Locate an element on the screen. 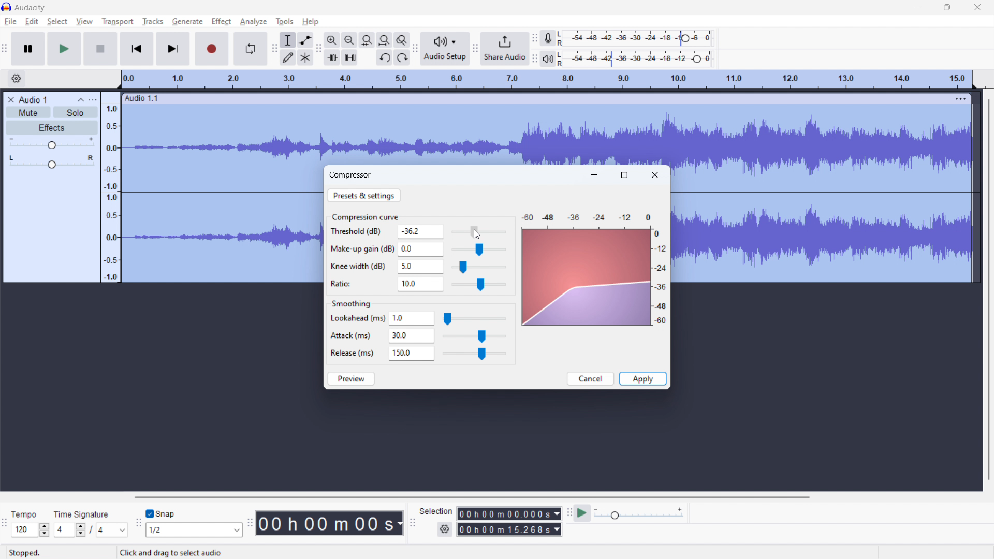 The width and height of the screenshot is (994, 559). mute is located at coordinates (28, 112).